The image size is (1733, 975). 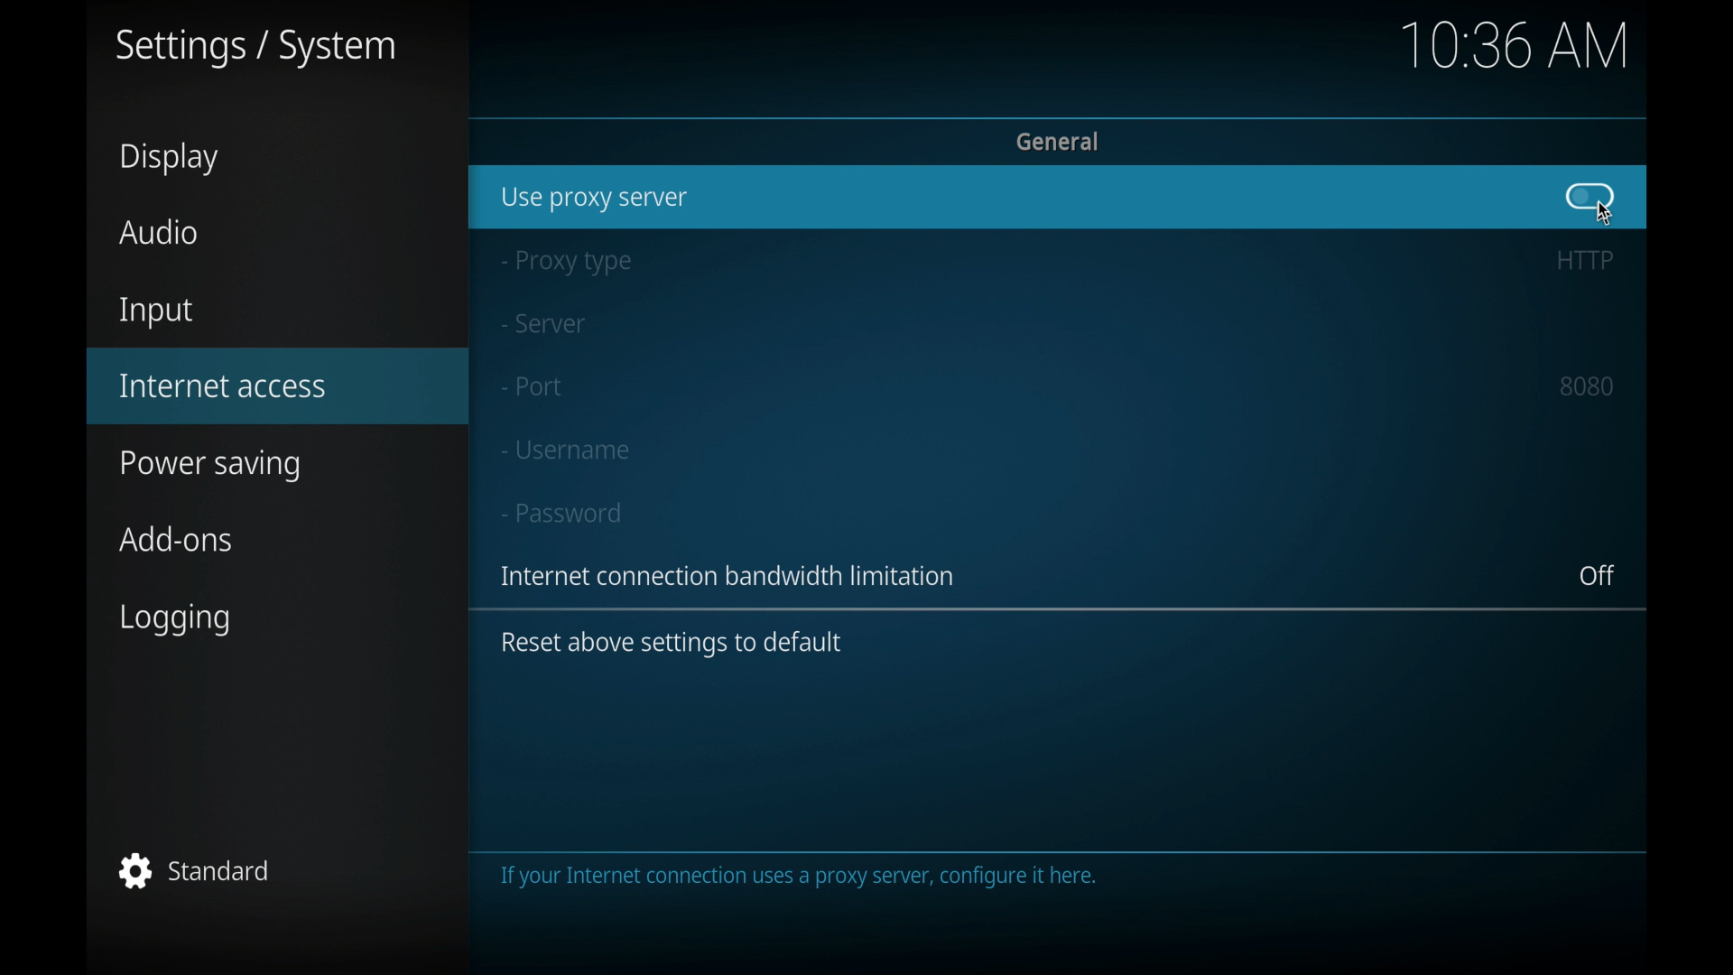 What do you see at coordinates (731, 576) in the screenshot?
I see `info` at bounding box center [731, 576].